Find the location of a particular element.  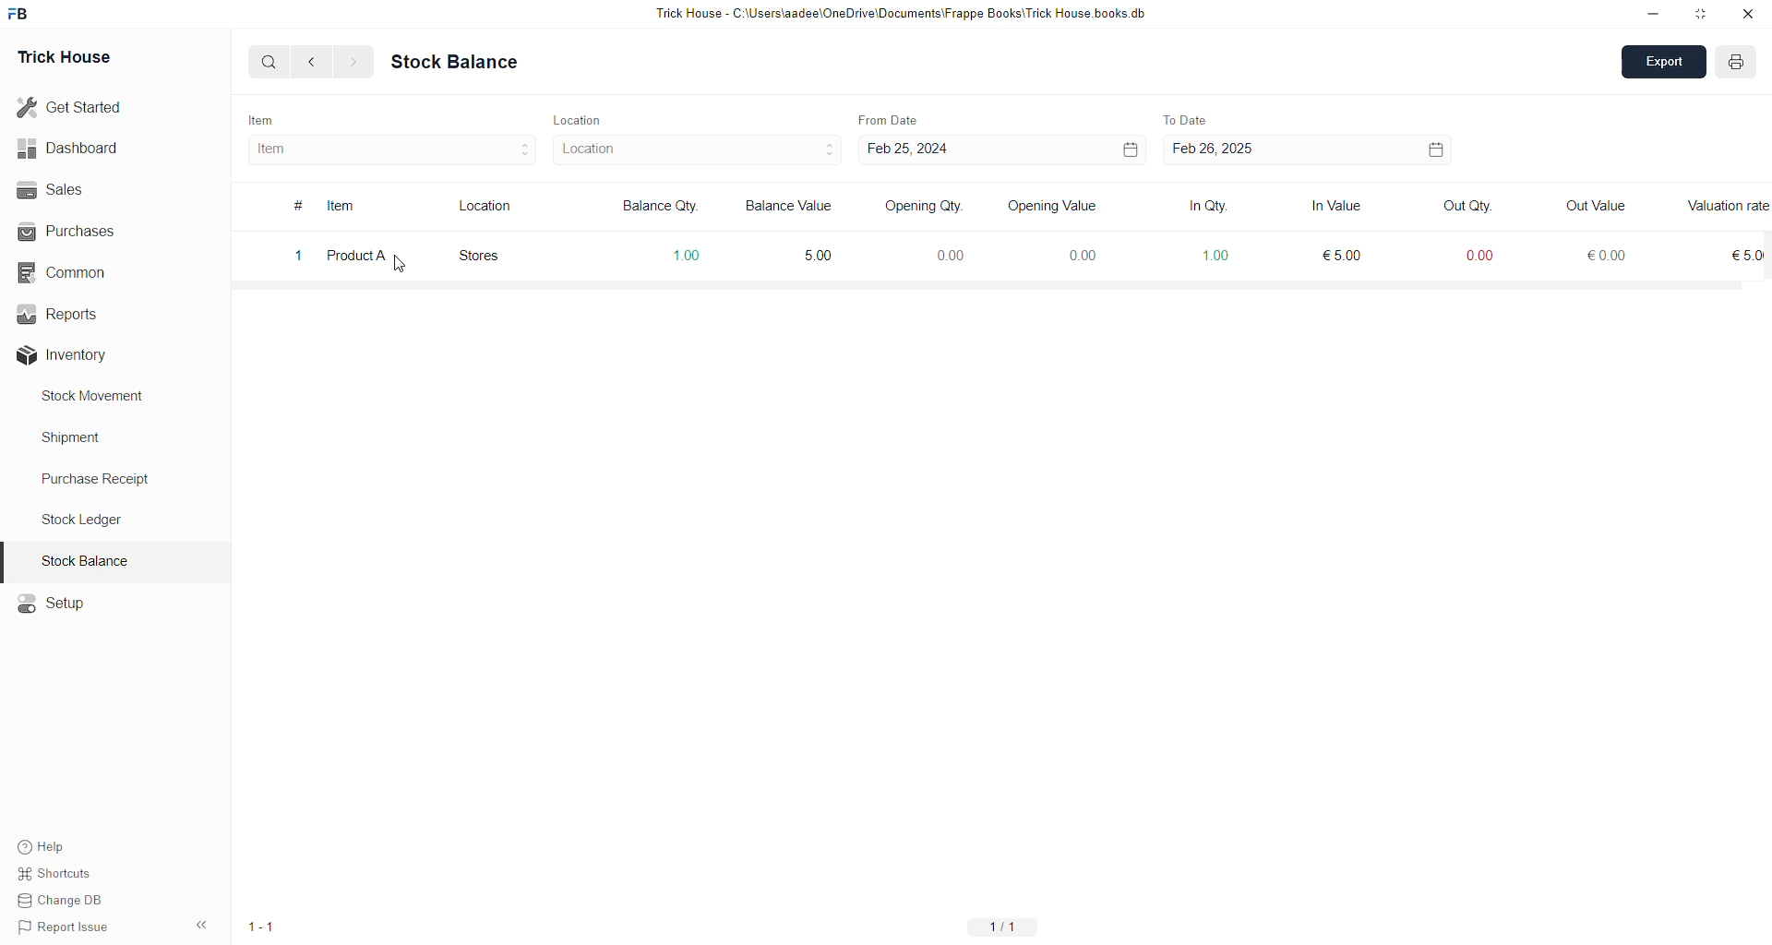

Setup is located at coordinates (61, 608).